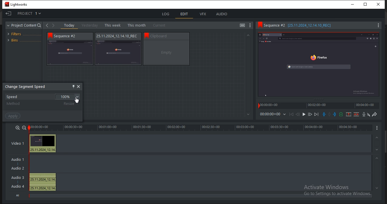  I want to click on bookmark, so click(146, 35).